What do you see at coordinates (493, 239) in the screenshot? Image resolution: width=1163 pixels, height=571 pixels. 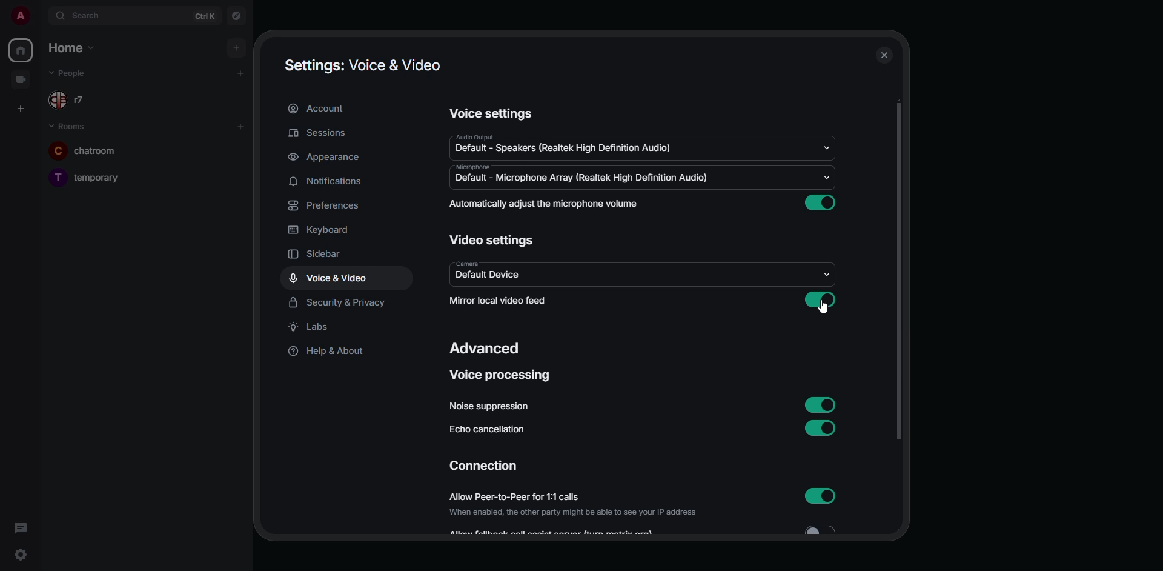 I see `video settings` at bounding box center [493, 239].